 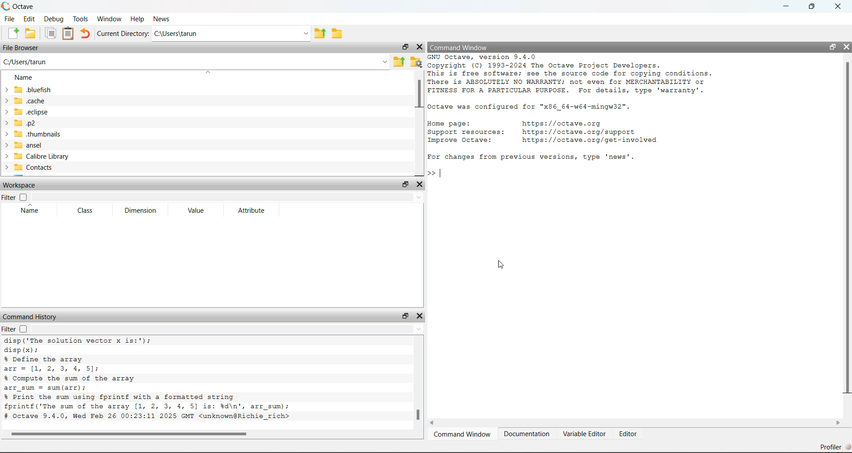 I want to click on Editor, so click(x=630, y=435).